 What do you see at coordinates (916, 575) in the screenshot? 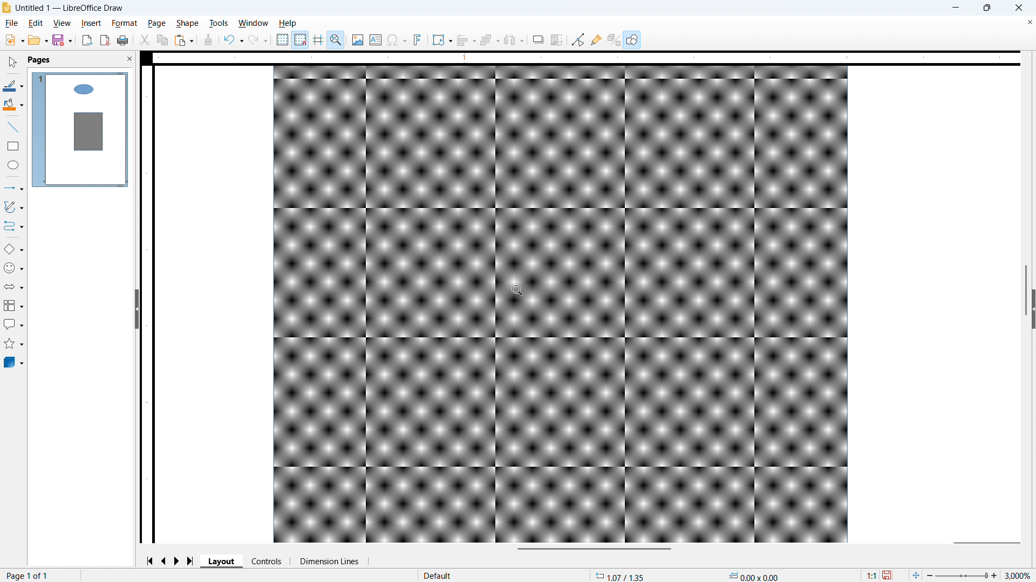
I see `Fit to page ` at bounding box center [916, 575].